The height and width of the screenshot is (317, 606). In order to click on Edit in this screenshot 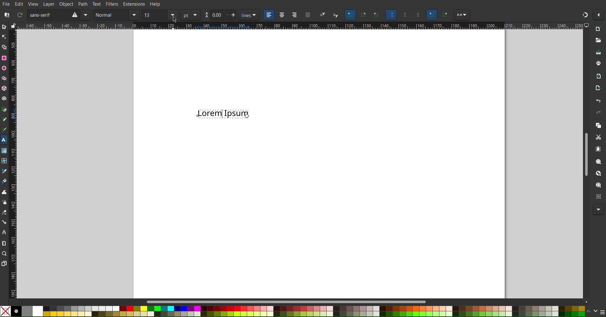, I will do `click(20, 3)`.